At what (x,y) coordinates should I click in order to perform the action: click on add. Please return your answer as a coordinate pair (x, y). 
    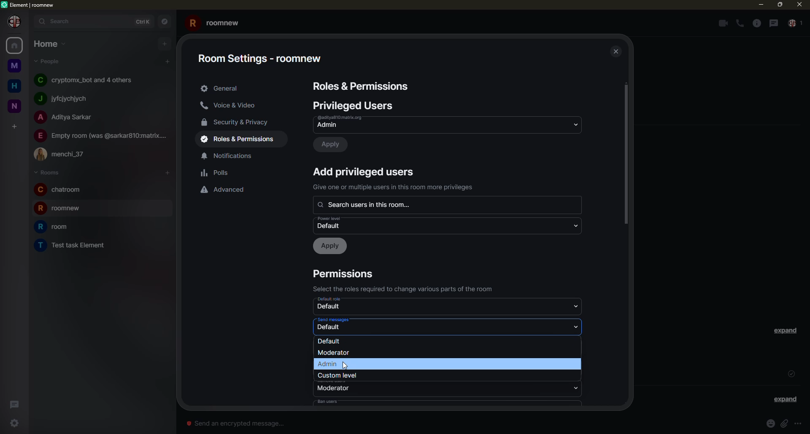
    Looking at the image, I should click on (164, 44).